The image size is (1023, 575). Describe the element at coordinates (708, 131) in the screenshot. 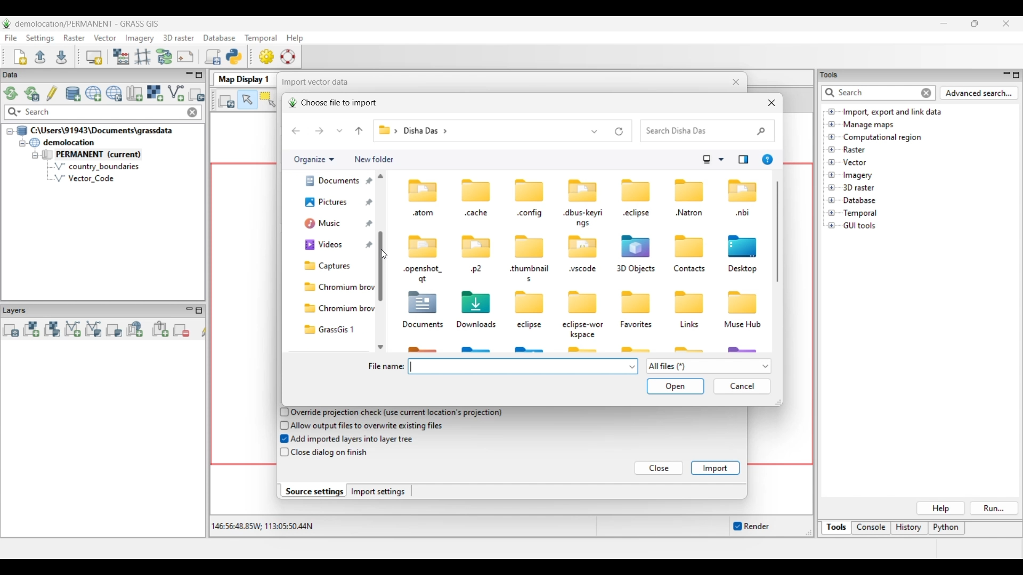

I see `Quick search folder` at that location.